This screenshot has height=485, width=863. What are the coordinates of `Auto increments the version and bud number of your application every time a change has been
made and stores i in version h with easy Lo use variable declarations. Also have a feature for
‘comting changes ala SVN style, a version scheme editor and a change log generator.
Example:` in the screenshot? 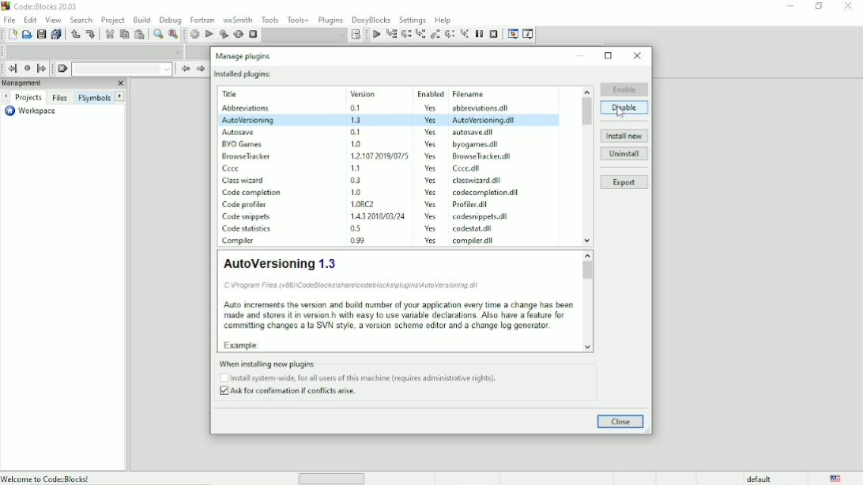 It's located at (398, 325).